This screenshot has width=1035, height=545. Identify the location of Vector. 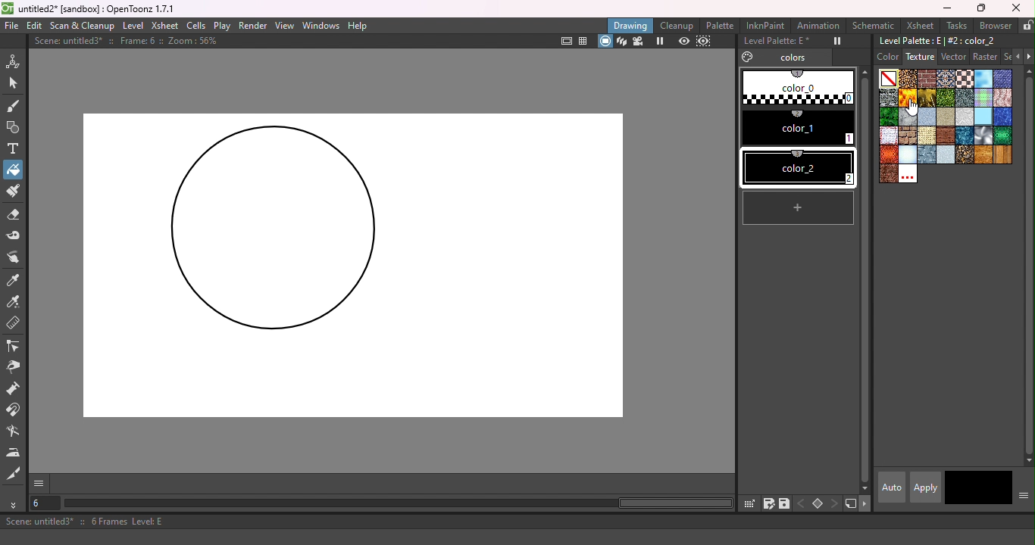
(954, 57).